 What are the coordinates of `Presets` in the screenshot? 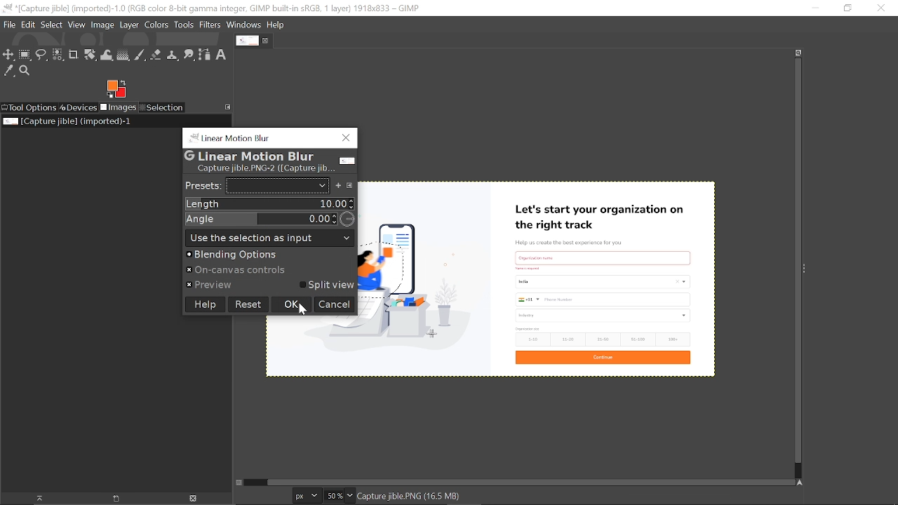 It's located at (201, 186).